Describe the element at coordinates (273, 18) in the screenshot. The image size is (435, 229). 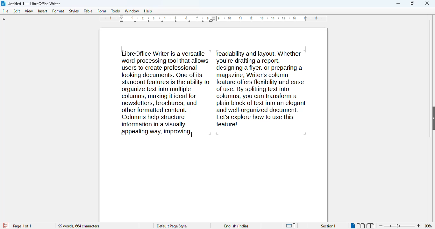
I see `10, 11, 12, 13, 14, 15, 16, 17, 18` at that location.